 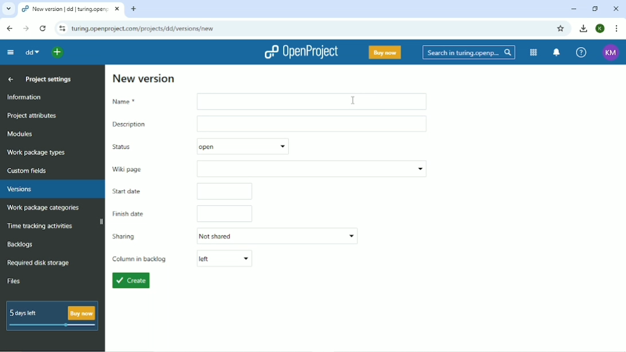 I want to click on cursor, so click(x=351, y=97).